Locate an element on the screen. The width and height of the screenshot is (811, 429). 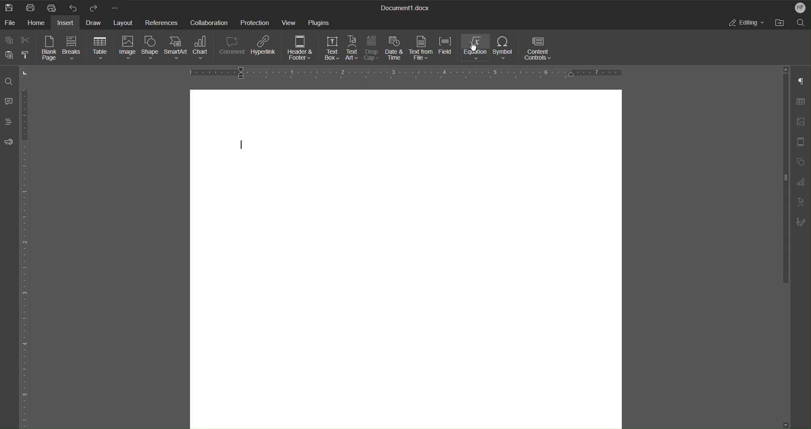
Text Box is located at coordinates (331, 48).